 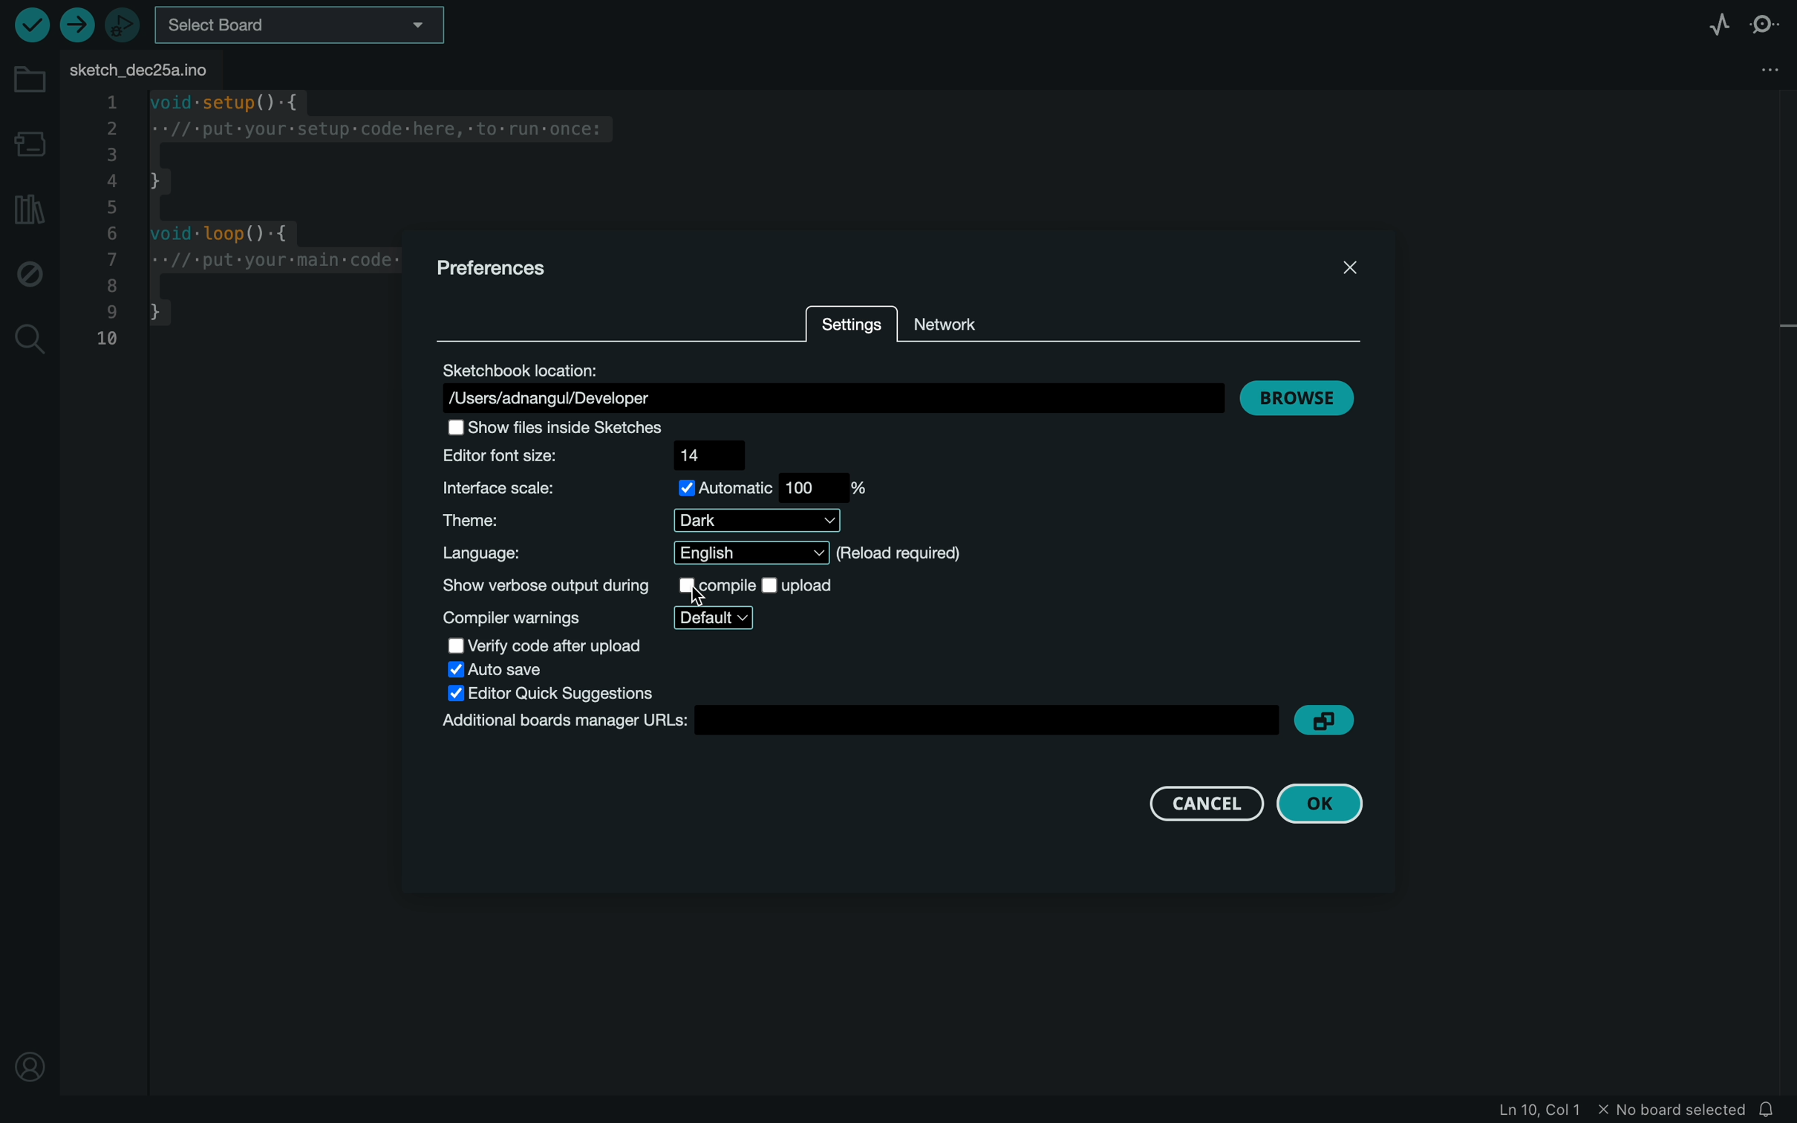 What do you see at coordinates (581, 426) in the screenshot?
I see `show  files` at bounding box center [581, 426].